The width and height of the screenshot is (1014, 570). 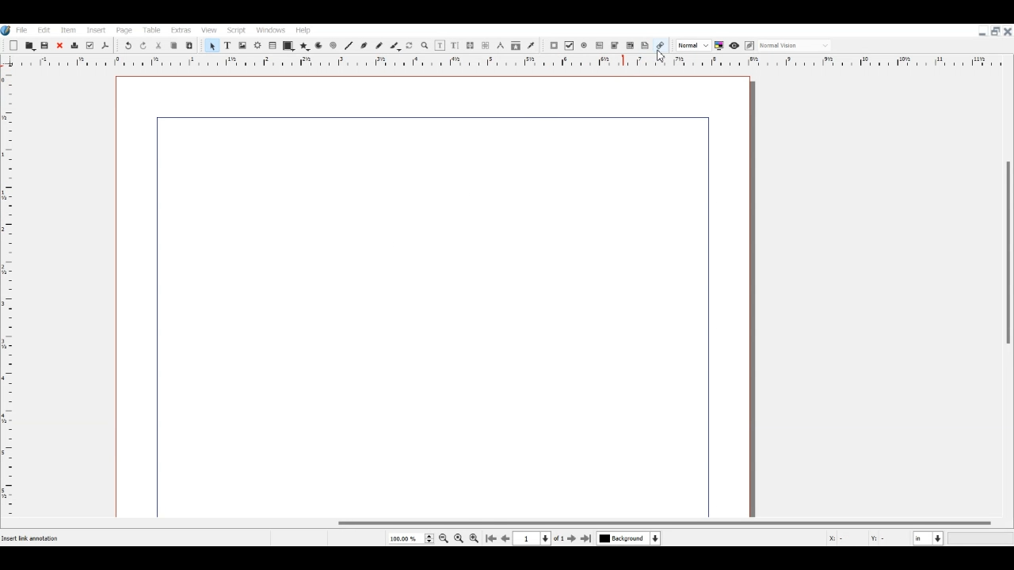 I want to click on Close, so click(x=1008, y=31).